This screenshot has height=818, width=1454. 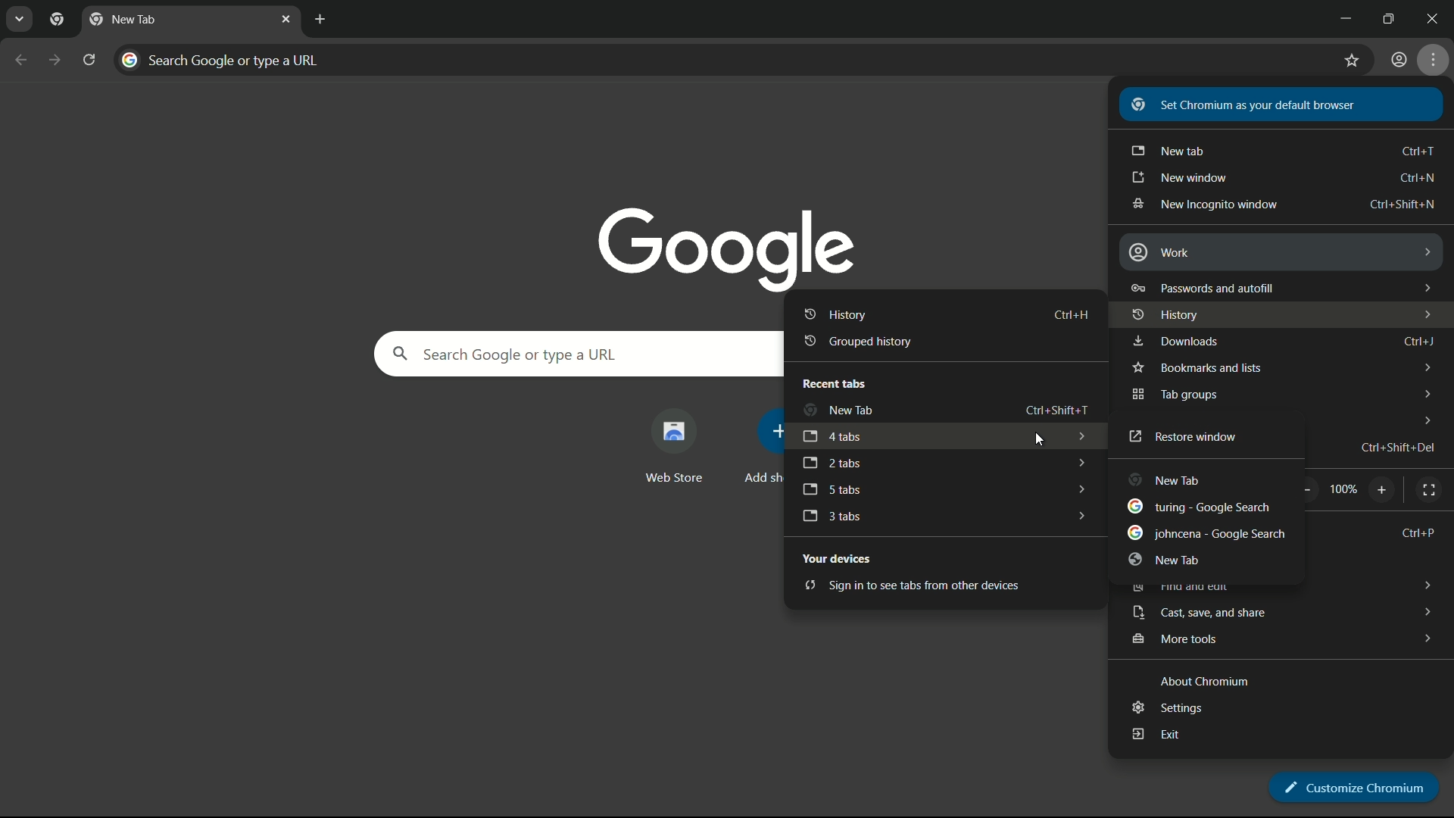 What do you see at coordinates (1175, 342) in the screenshot?
I see `downloads` at bounding box center [1175, 342].